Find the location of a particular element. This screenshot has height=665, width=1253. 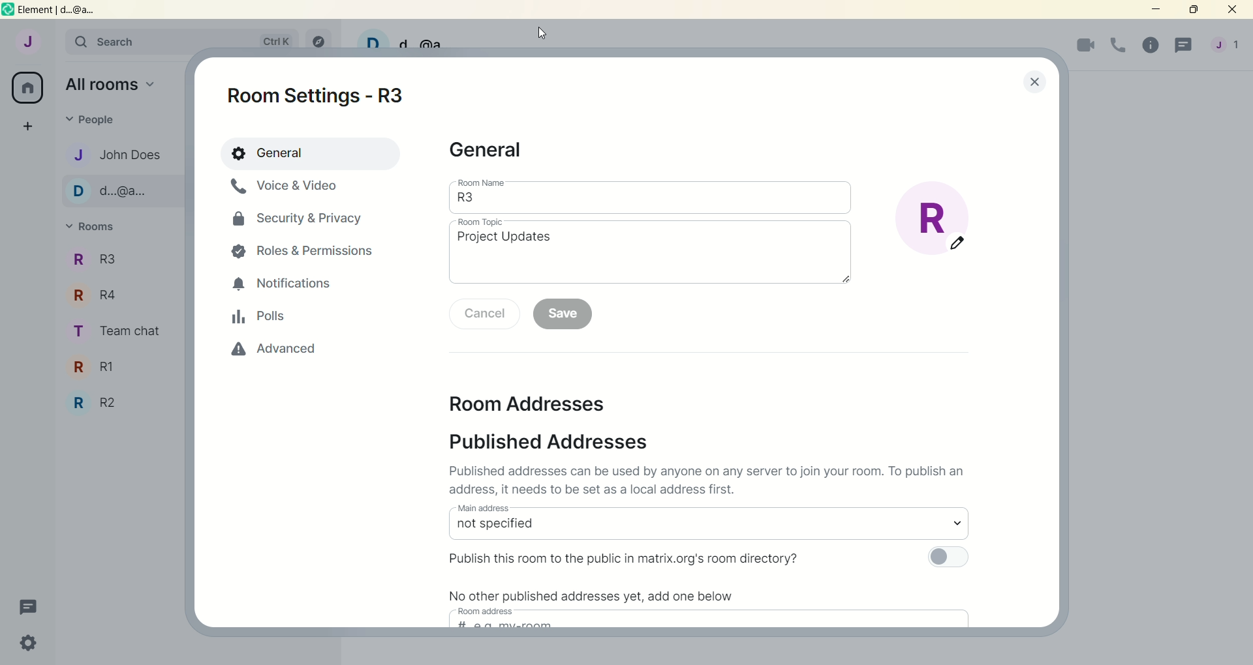

select main address is located at coordinates (704, 529).